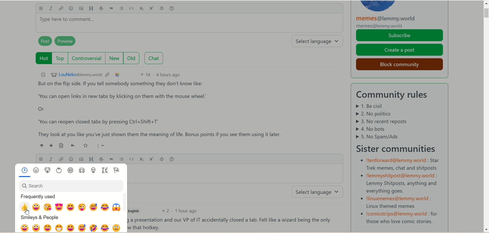  Describe the element at coordinates (485, 4) in the screenshot. I see `Scroll up arrow` at that location.